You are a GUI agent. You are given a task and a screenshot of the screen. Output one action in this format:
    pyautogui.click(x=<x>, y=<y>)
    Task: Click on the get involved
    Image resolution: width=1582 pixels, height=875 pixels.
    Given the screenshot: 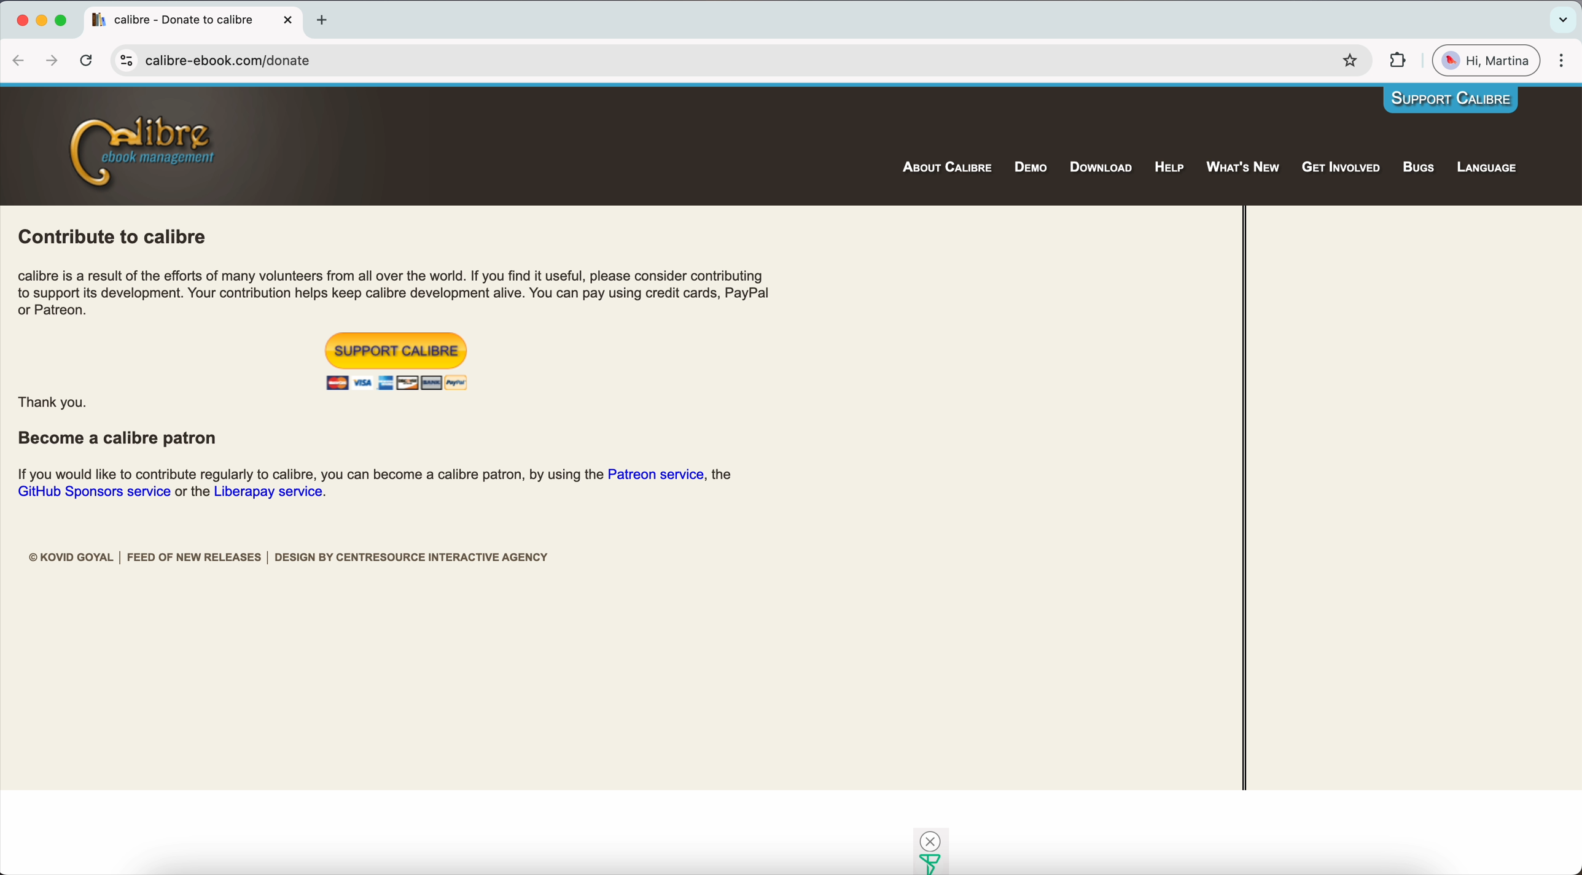 What is the action you would take?
    pyautogui.click(x=1342, y=168)
    